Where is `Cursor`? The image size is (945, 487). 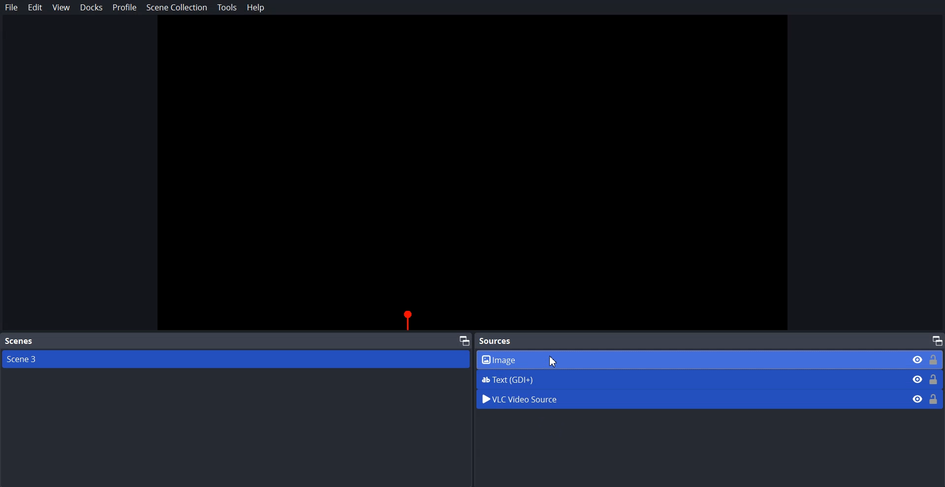 Cursor is located at coordinates (555, 361).